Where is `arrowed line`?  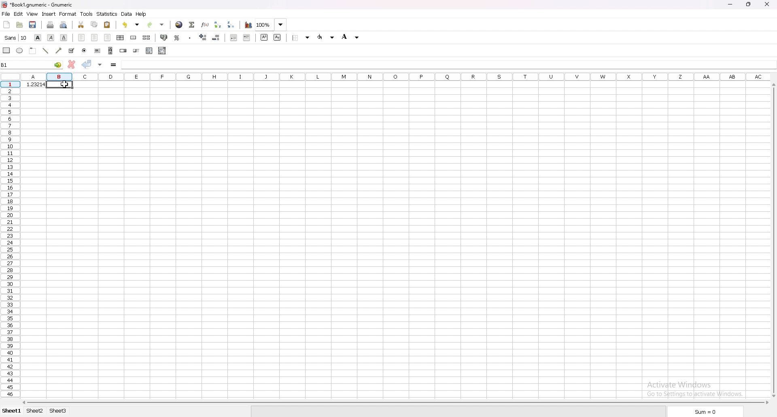
arrowed line is located at coordinates (59, 50).